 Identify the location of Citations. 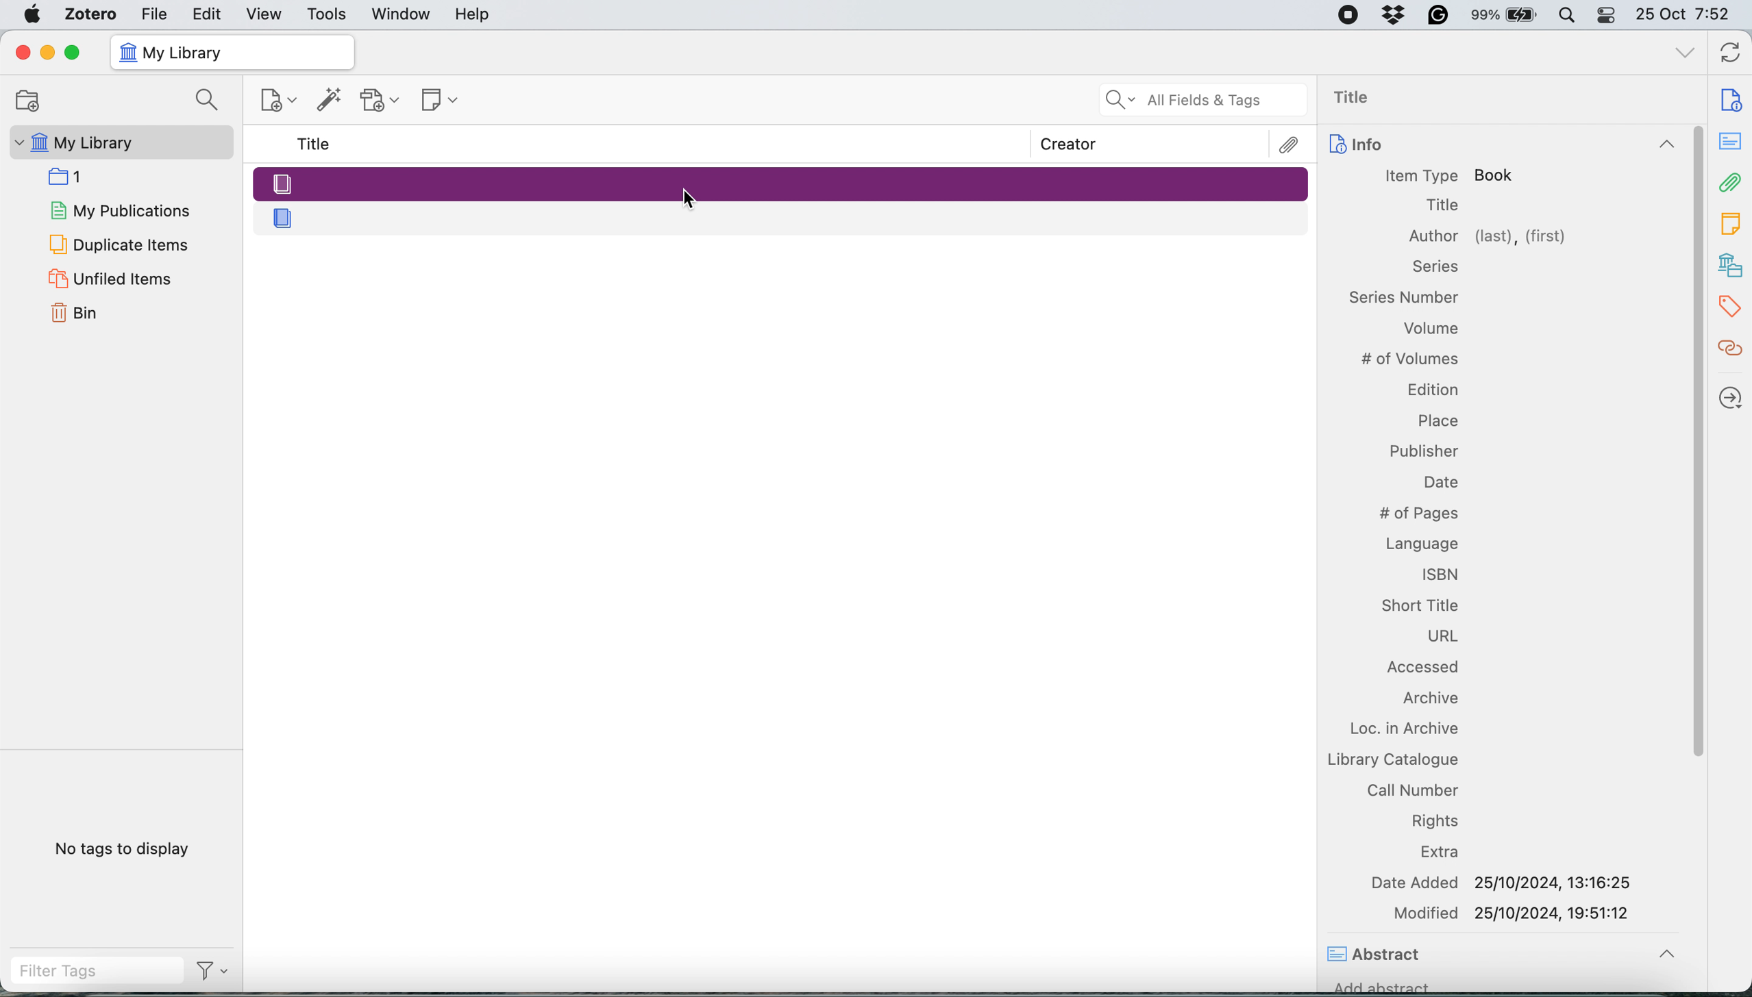
(1732, 349).